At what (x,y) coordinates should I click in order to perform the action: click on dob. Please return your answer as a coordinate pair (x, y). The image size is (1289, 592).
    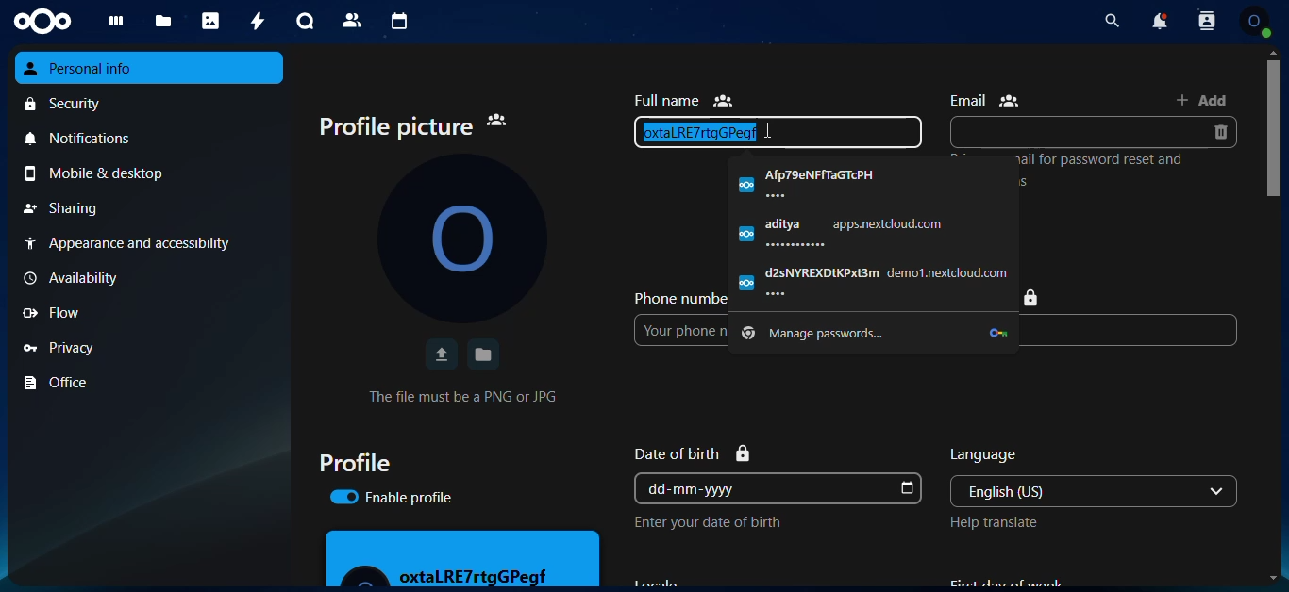
    Looking at the image, I should click on (905, 489).